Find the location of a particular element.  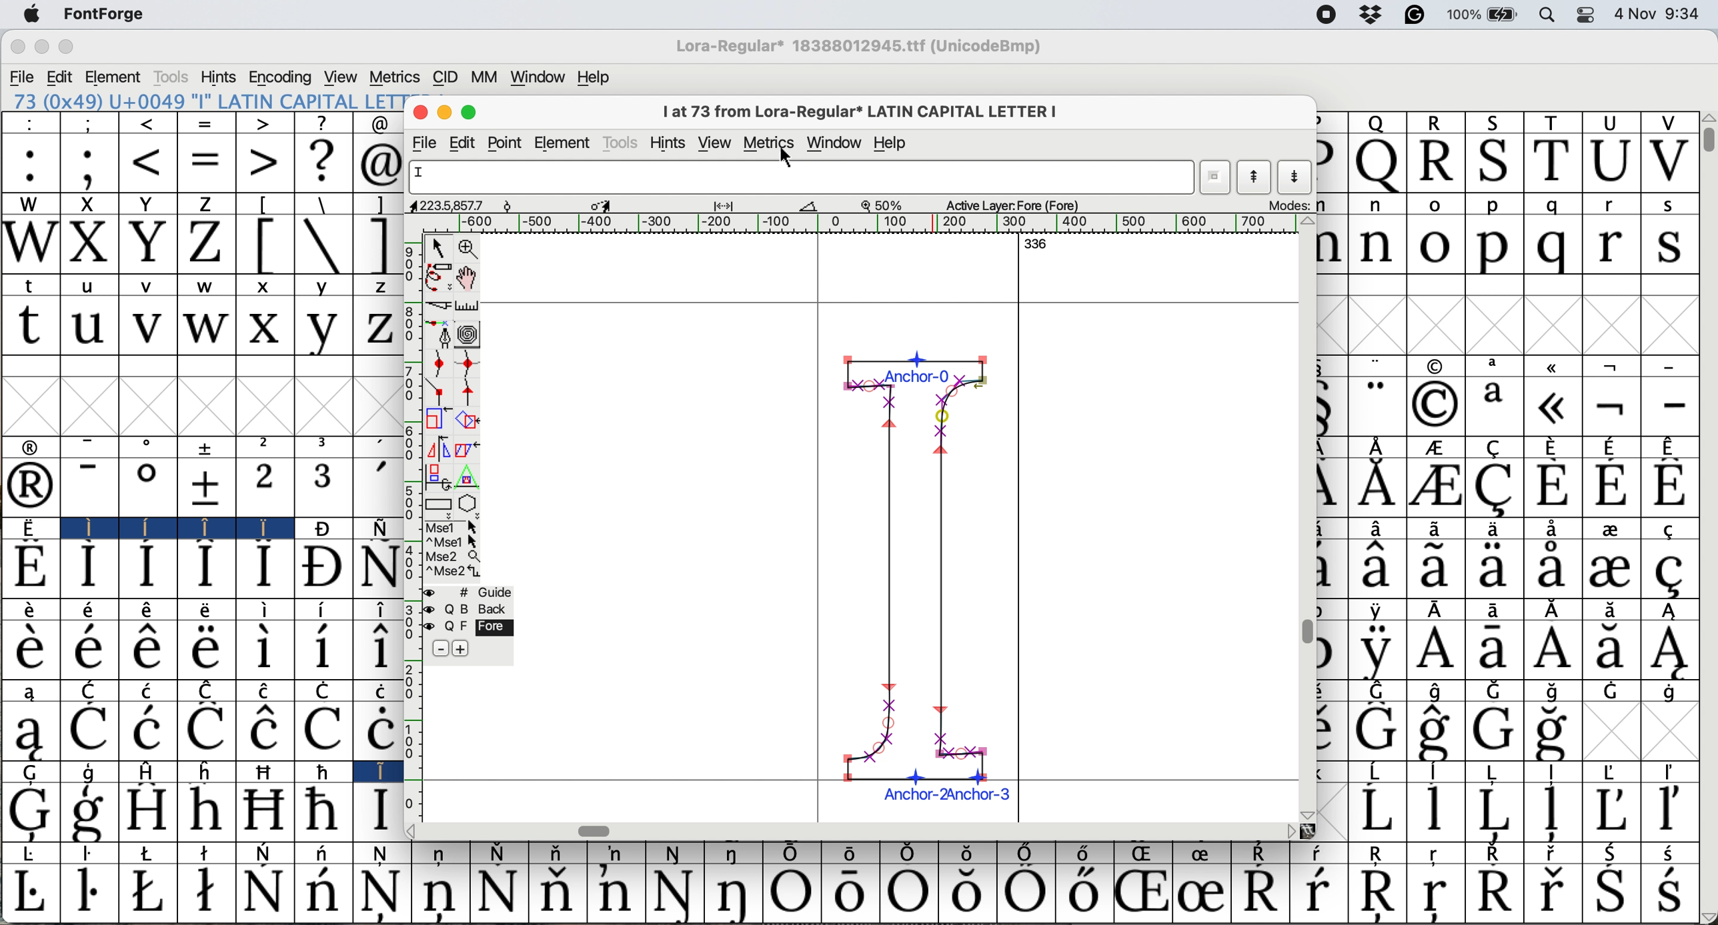

T is located at coordinates (1552, 121).